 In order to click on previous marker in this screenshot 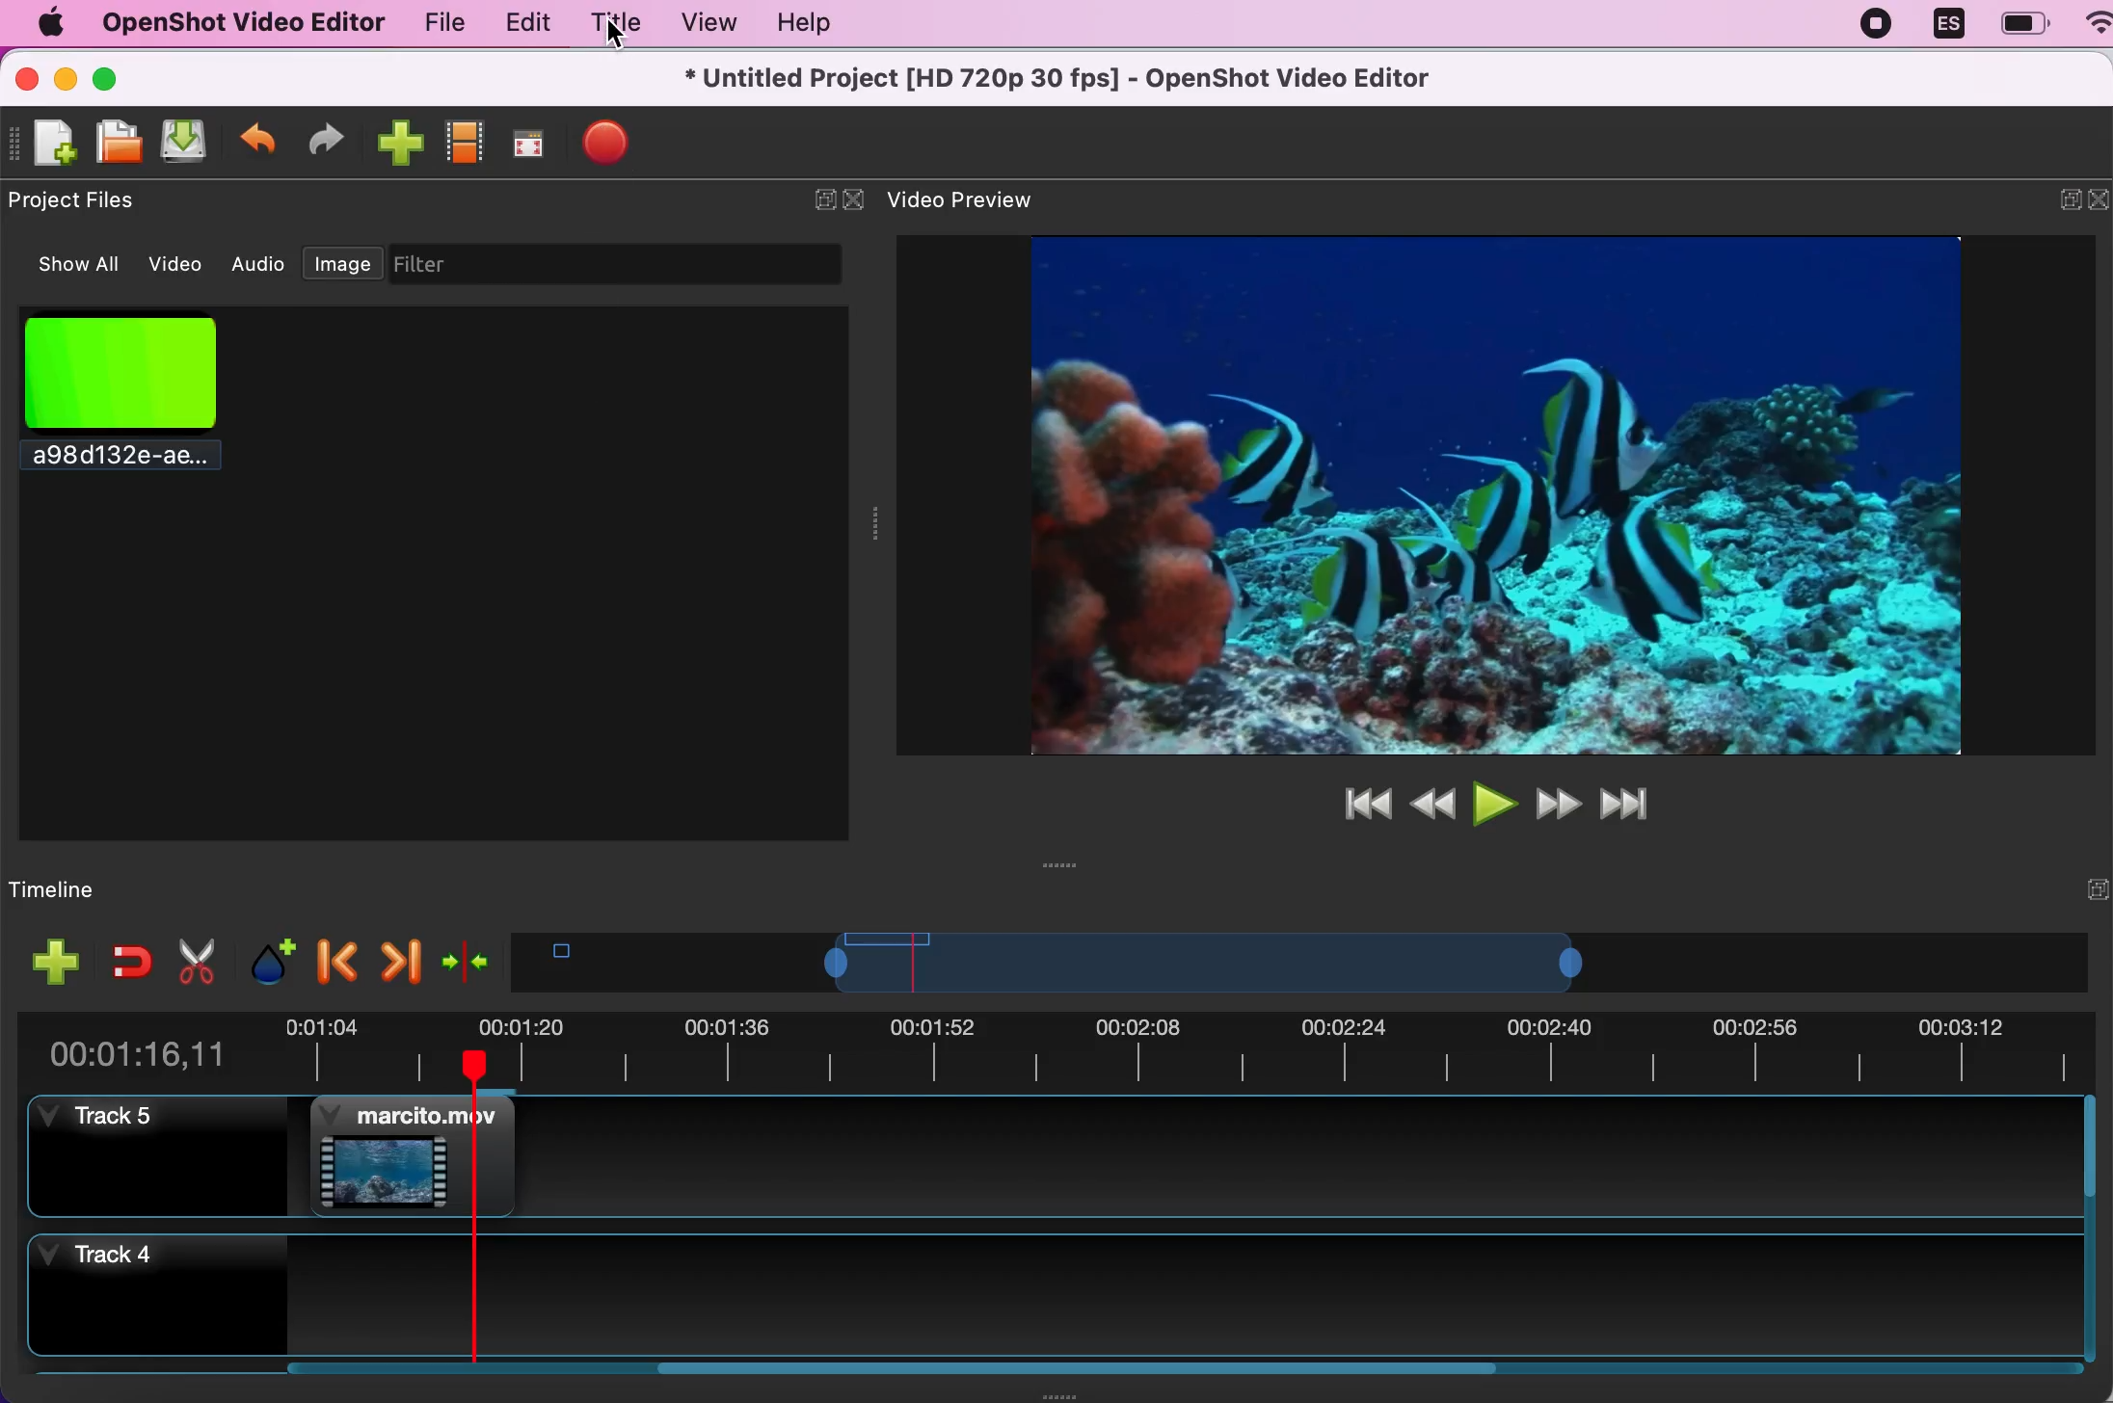, I will do `click(333, 959)`.